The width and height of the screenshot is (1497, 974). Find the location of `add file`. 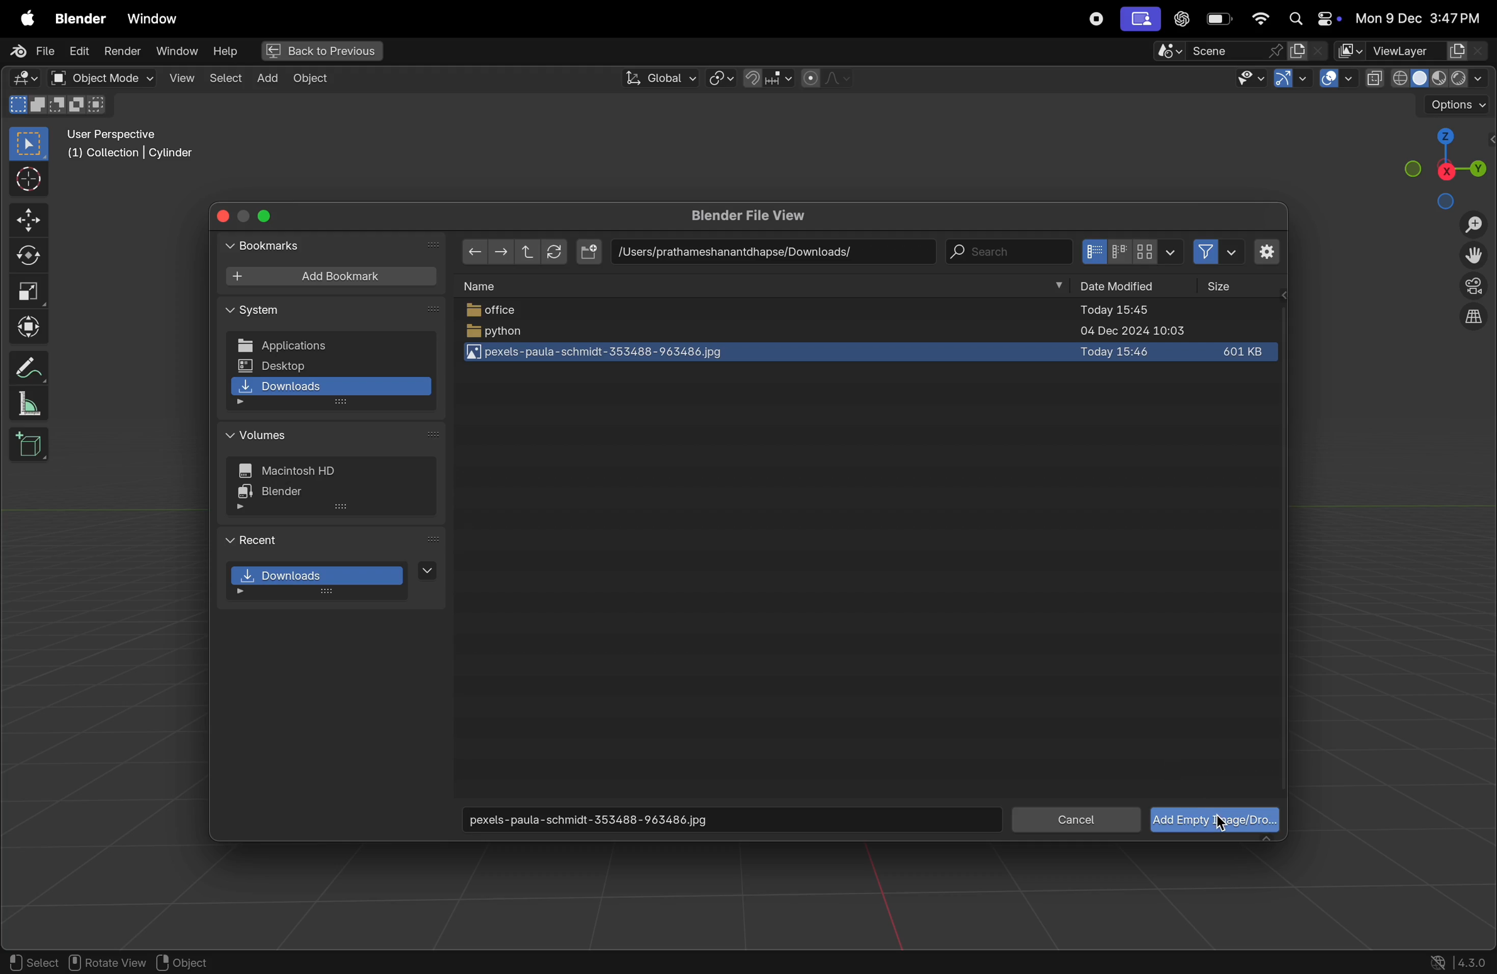

add file is located at coordinates (589, 252).